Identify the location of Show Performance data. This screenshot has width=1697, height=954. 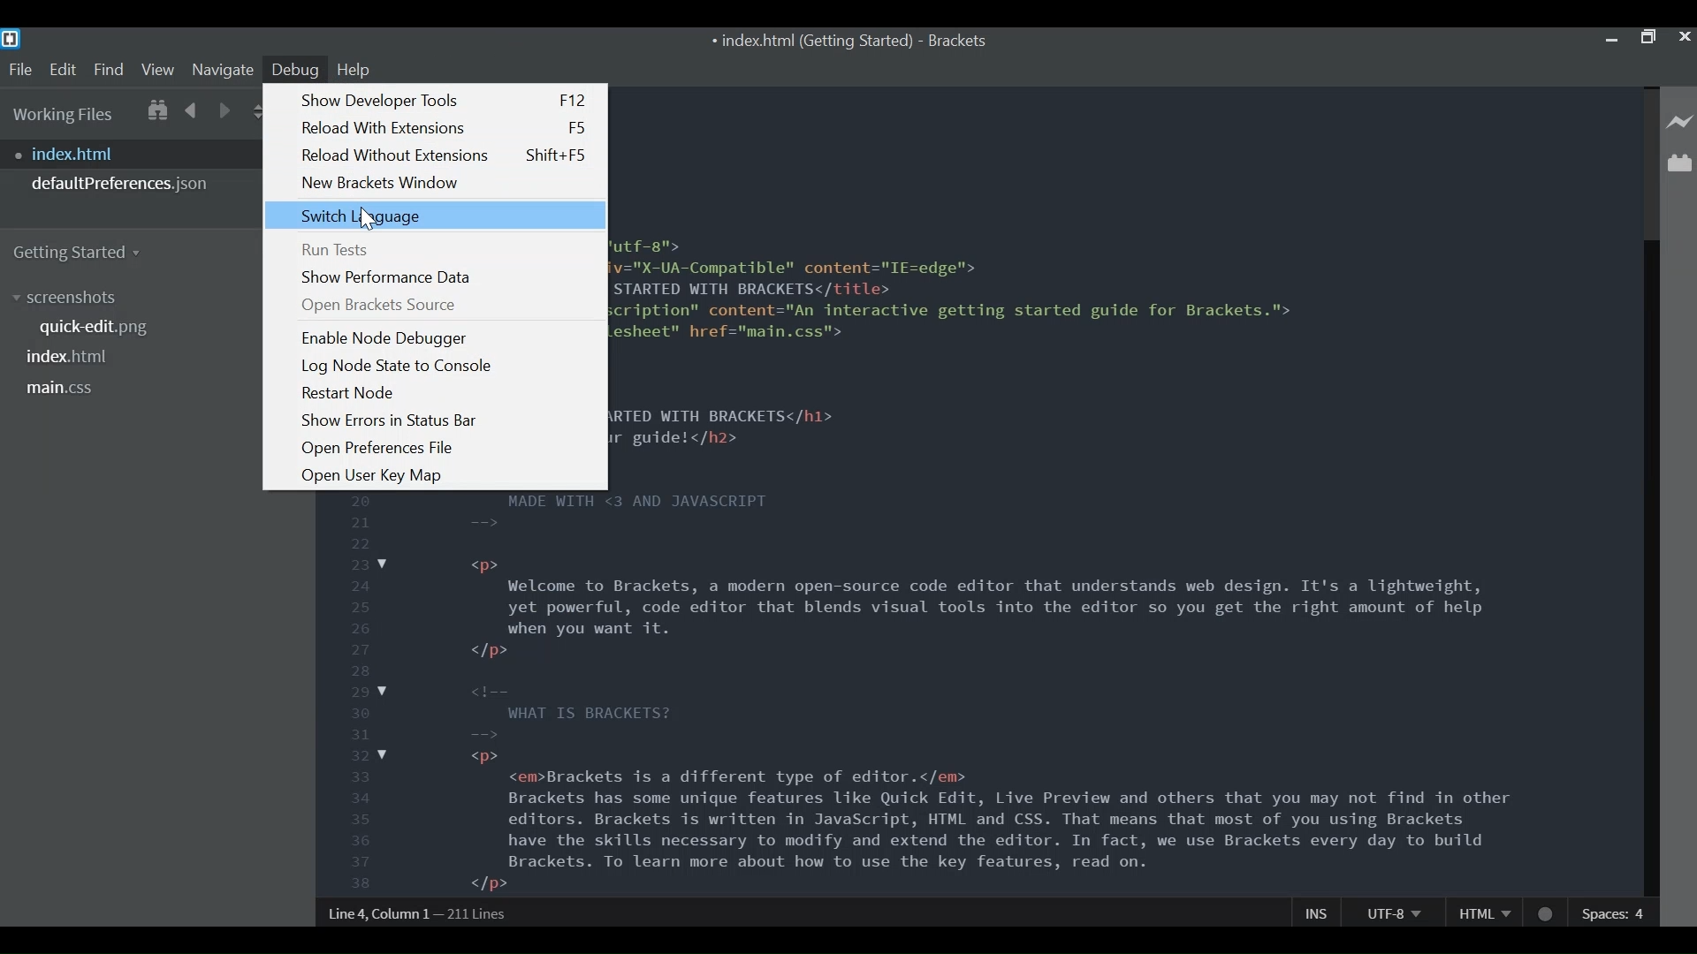
(386, 276).